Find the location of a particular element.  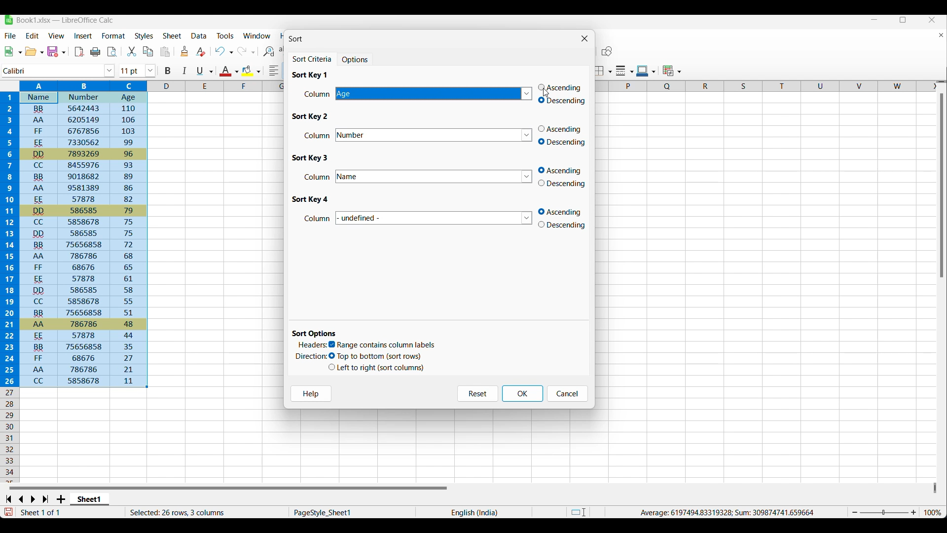

Clear direct formatting is located at coordinates (201, 51).